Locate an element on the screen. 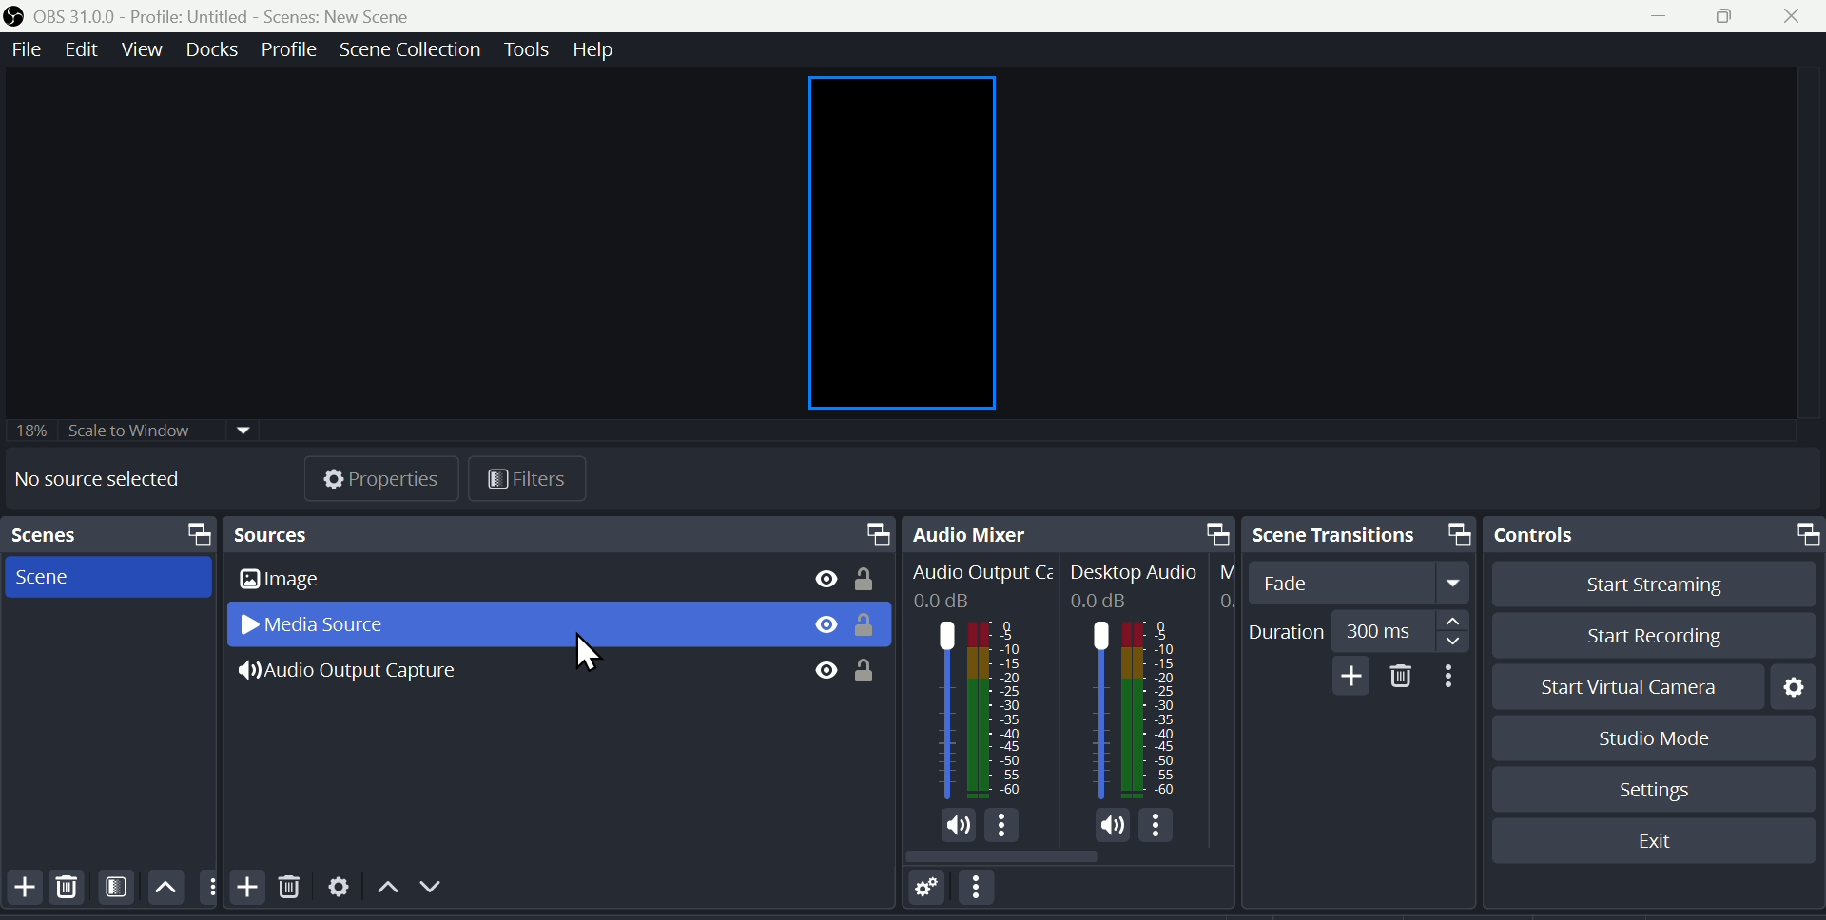 This screenshot has height=920, width=1826. Delete is located at coordinates (72, 891).